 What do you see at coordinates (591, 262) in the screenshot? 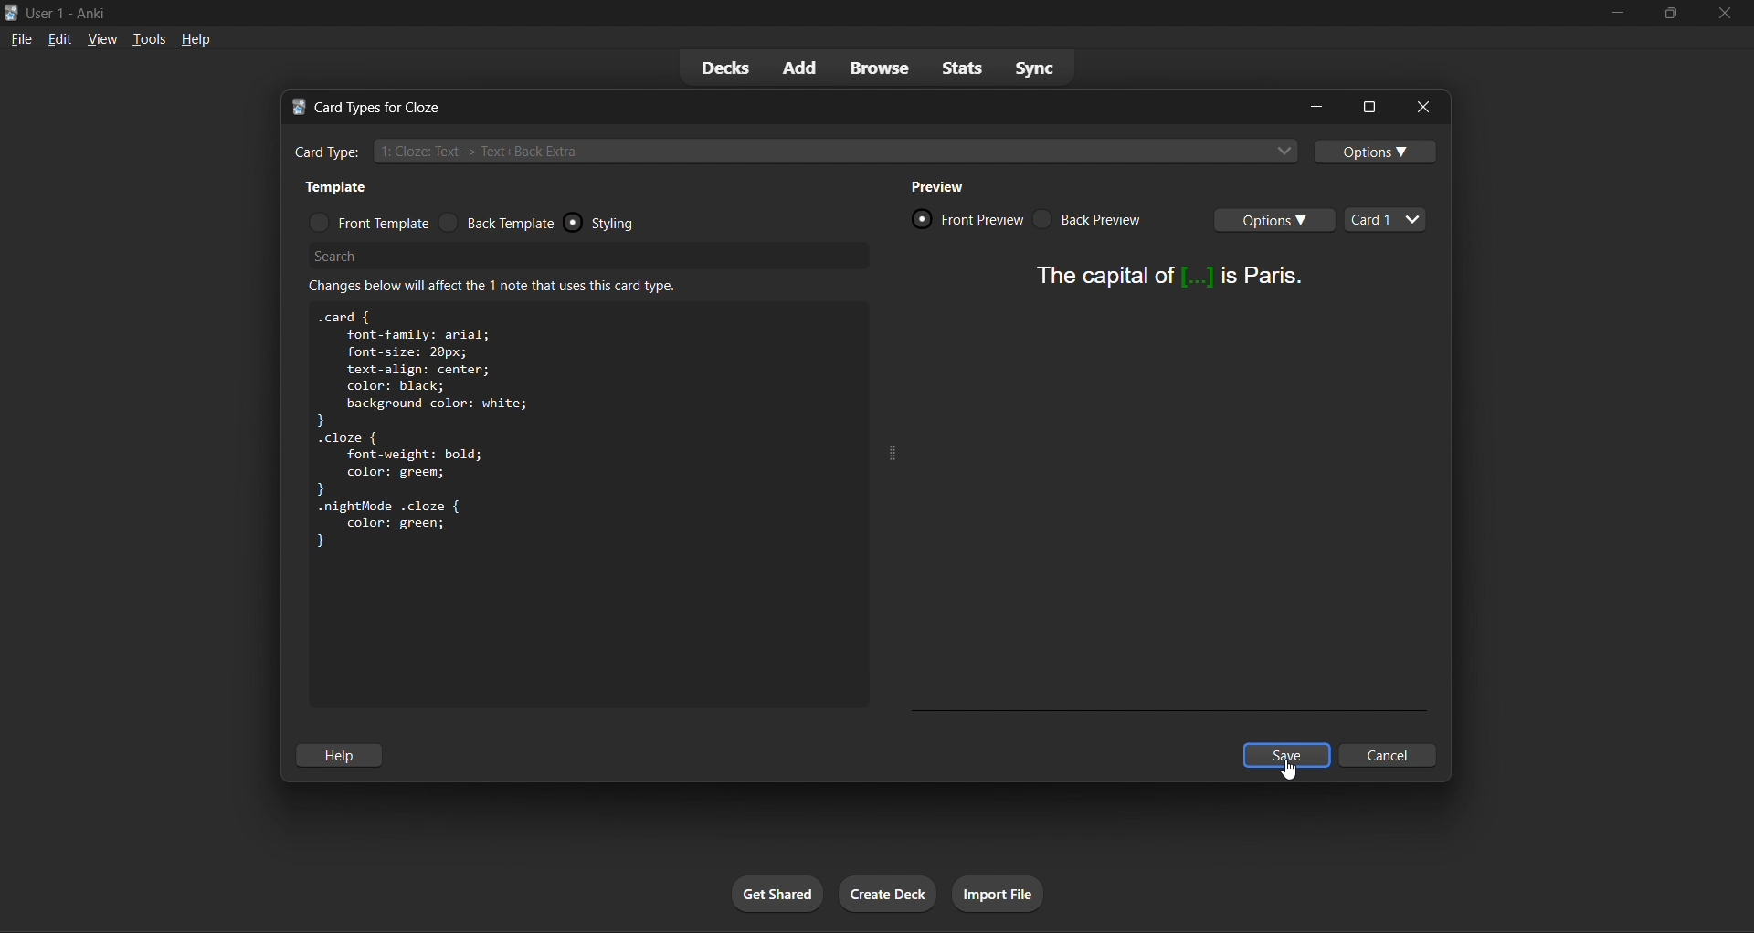
I see `search bar` at bounding box center [591, 262].